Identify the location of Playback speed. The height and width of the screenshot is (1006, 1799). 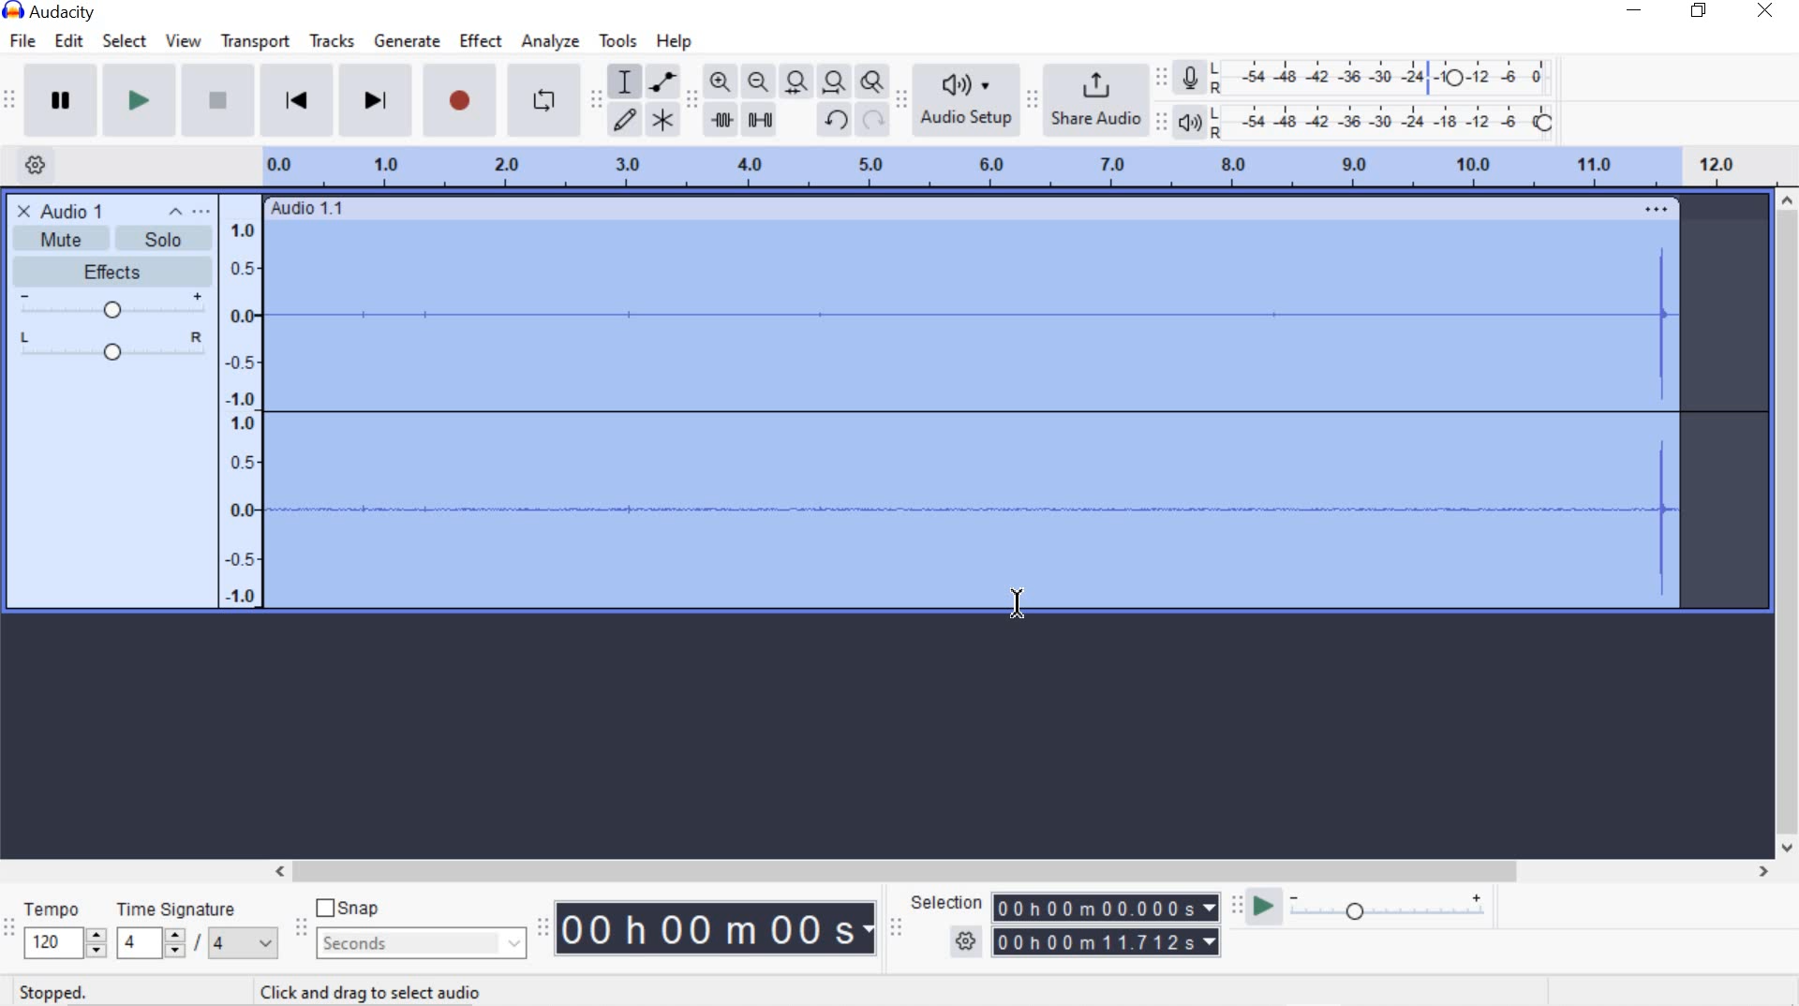
(1393, 909).